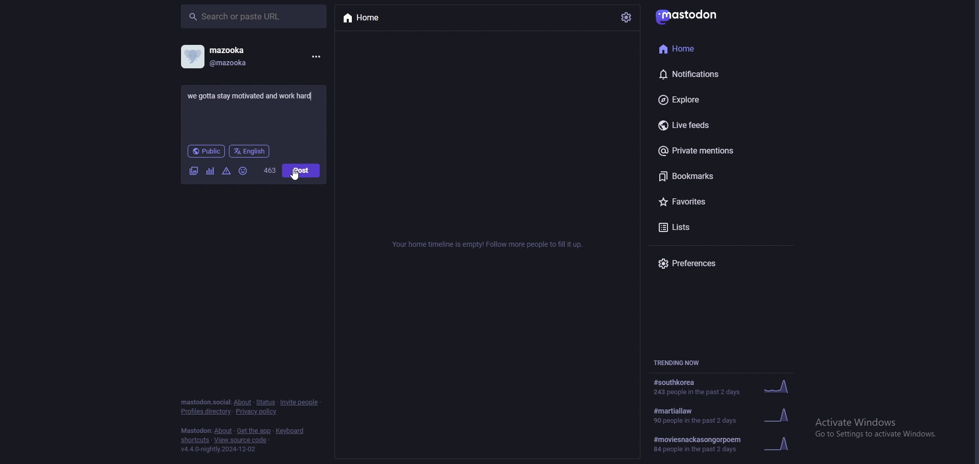  What do you see at coordinates (731, 443) in the screenshot?
I see `#moviesnackasongorpoem` at bounding box center [731, 443].